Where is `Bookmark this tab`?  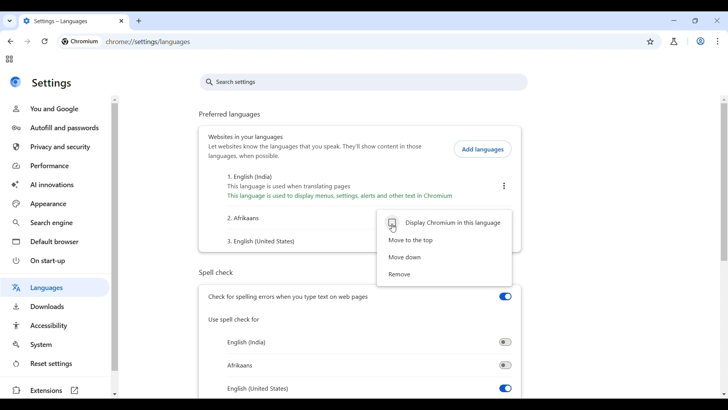
Bookmark this tab is located at coordinates (651, 42).